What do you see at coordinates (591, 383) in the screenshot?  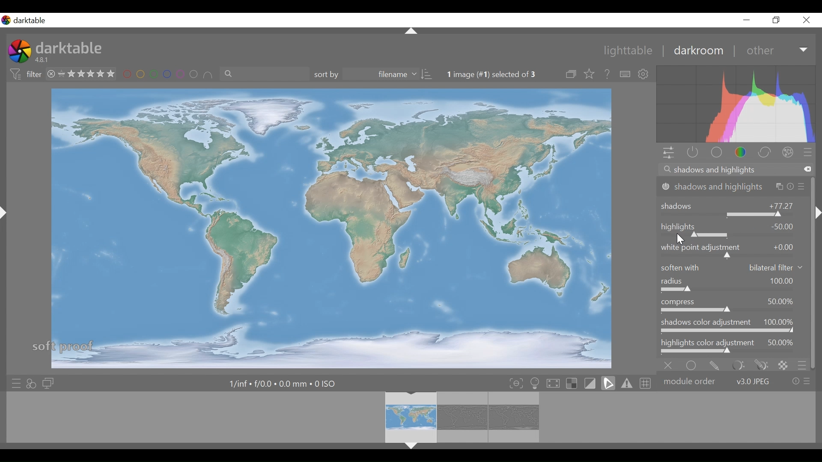 I see `toggle display indication` at bounding box center [591, 383].